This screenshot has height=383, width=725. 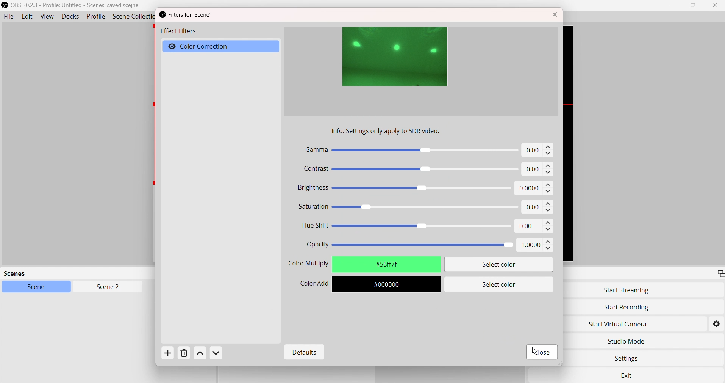 I want to click on box, so click(x=694, y=6).